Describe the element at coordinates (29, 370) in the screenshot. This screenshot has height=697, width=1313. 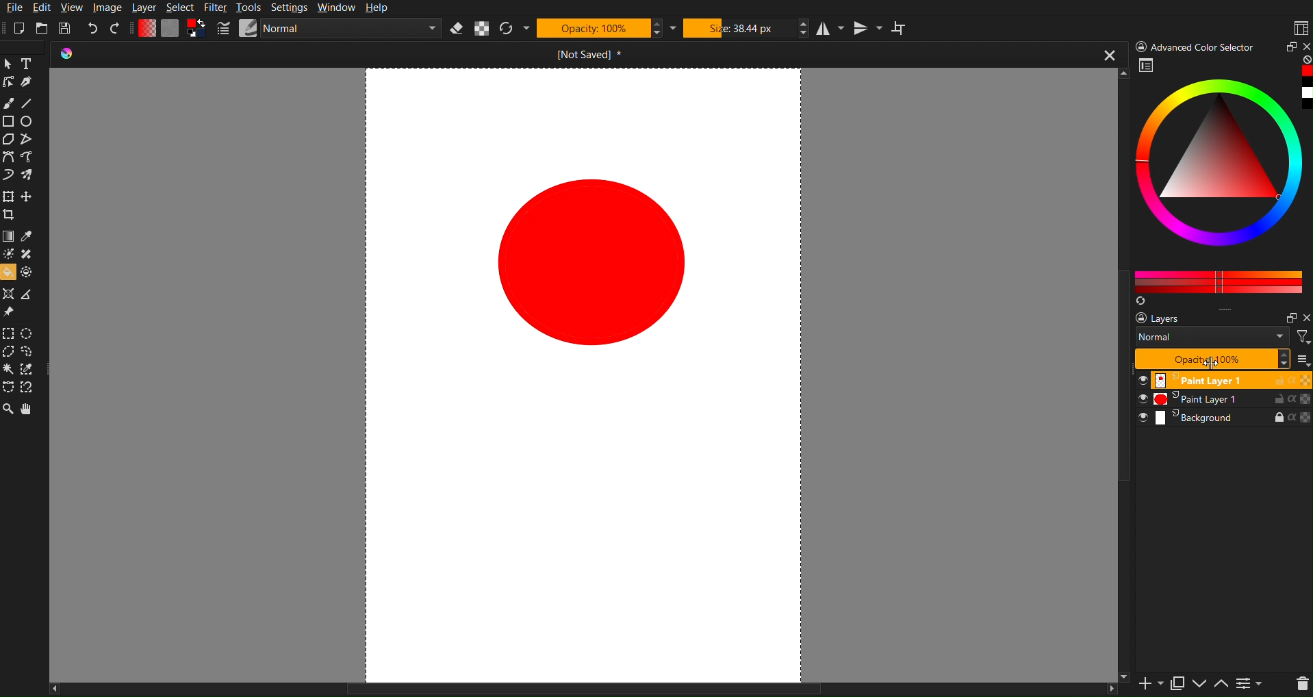
I see `Similar Color` at that location.